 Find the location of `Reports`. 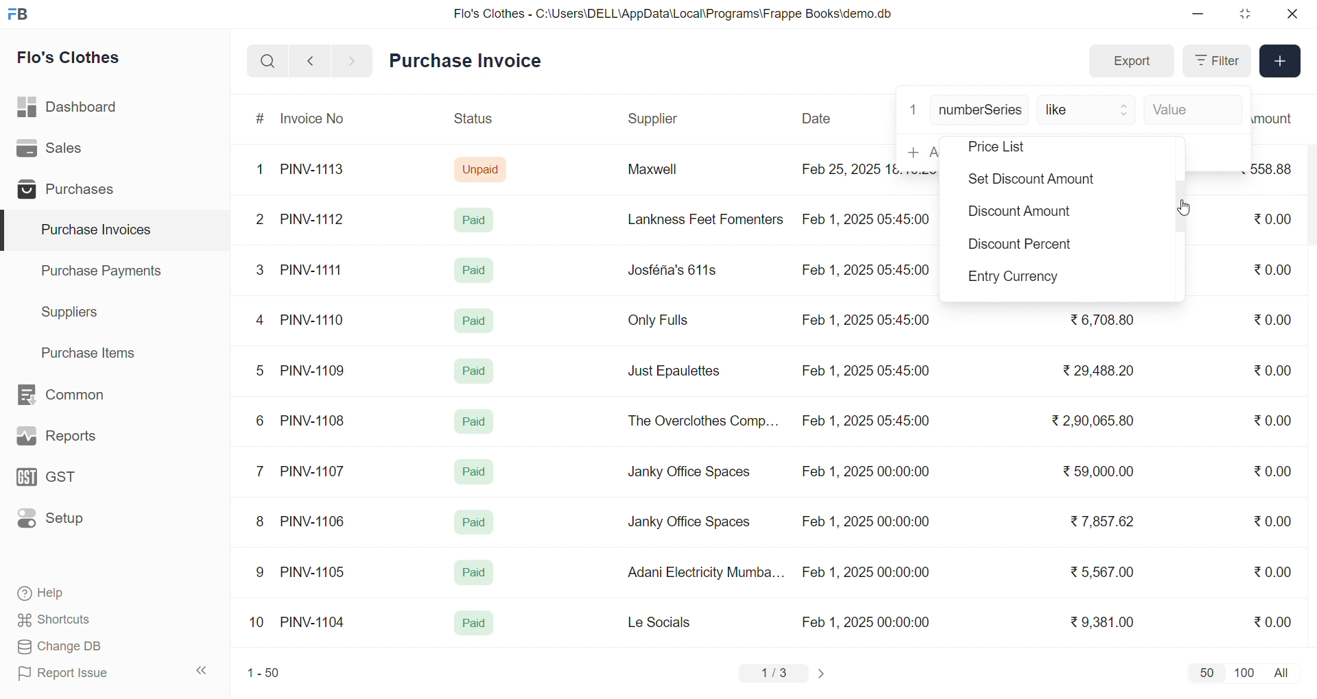

Reports is located at coordinates (73, 439).